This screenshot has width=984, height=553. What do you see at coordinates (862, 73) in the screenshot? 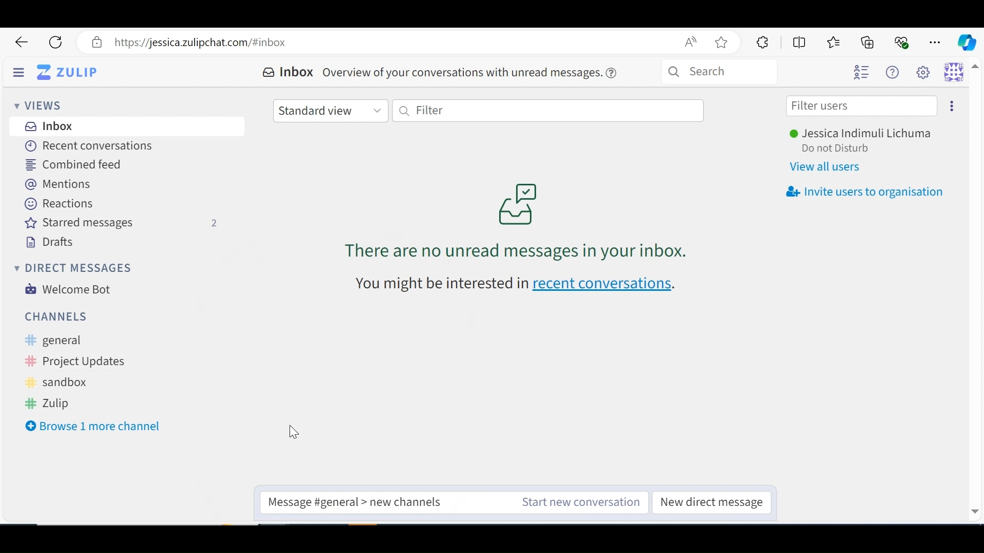
I see `Hide user list` at bounding box center [862, 73].